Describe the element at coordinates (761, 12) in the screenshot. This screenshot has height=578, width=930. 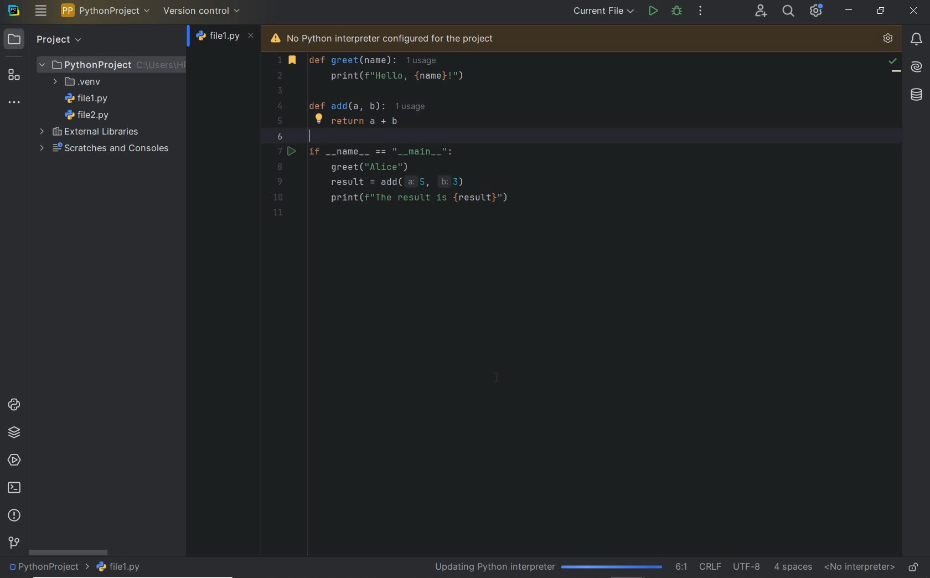
I see `code with me` at that location.